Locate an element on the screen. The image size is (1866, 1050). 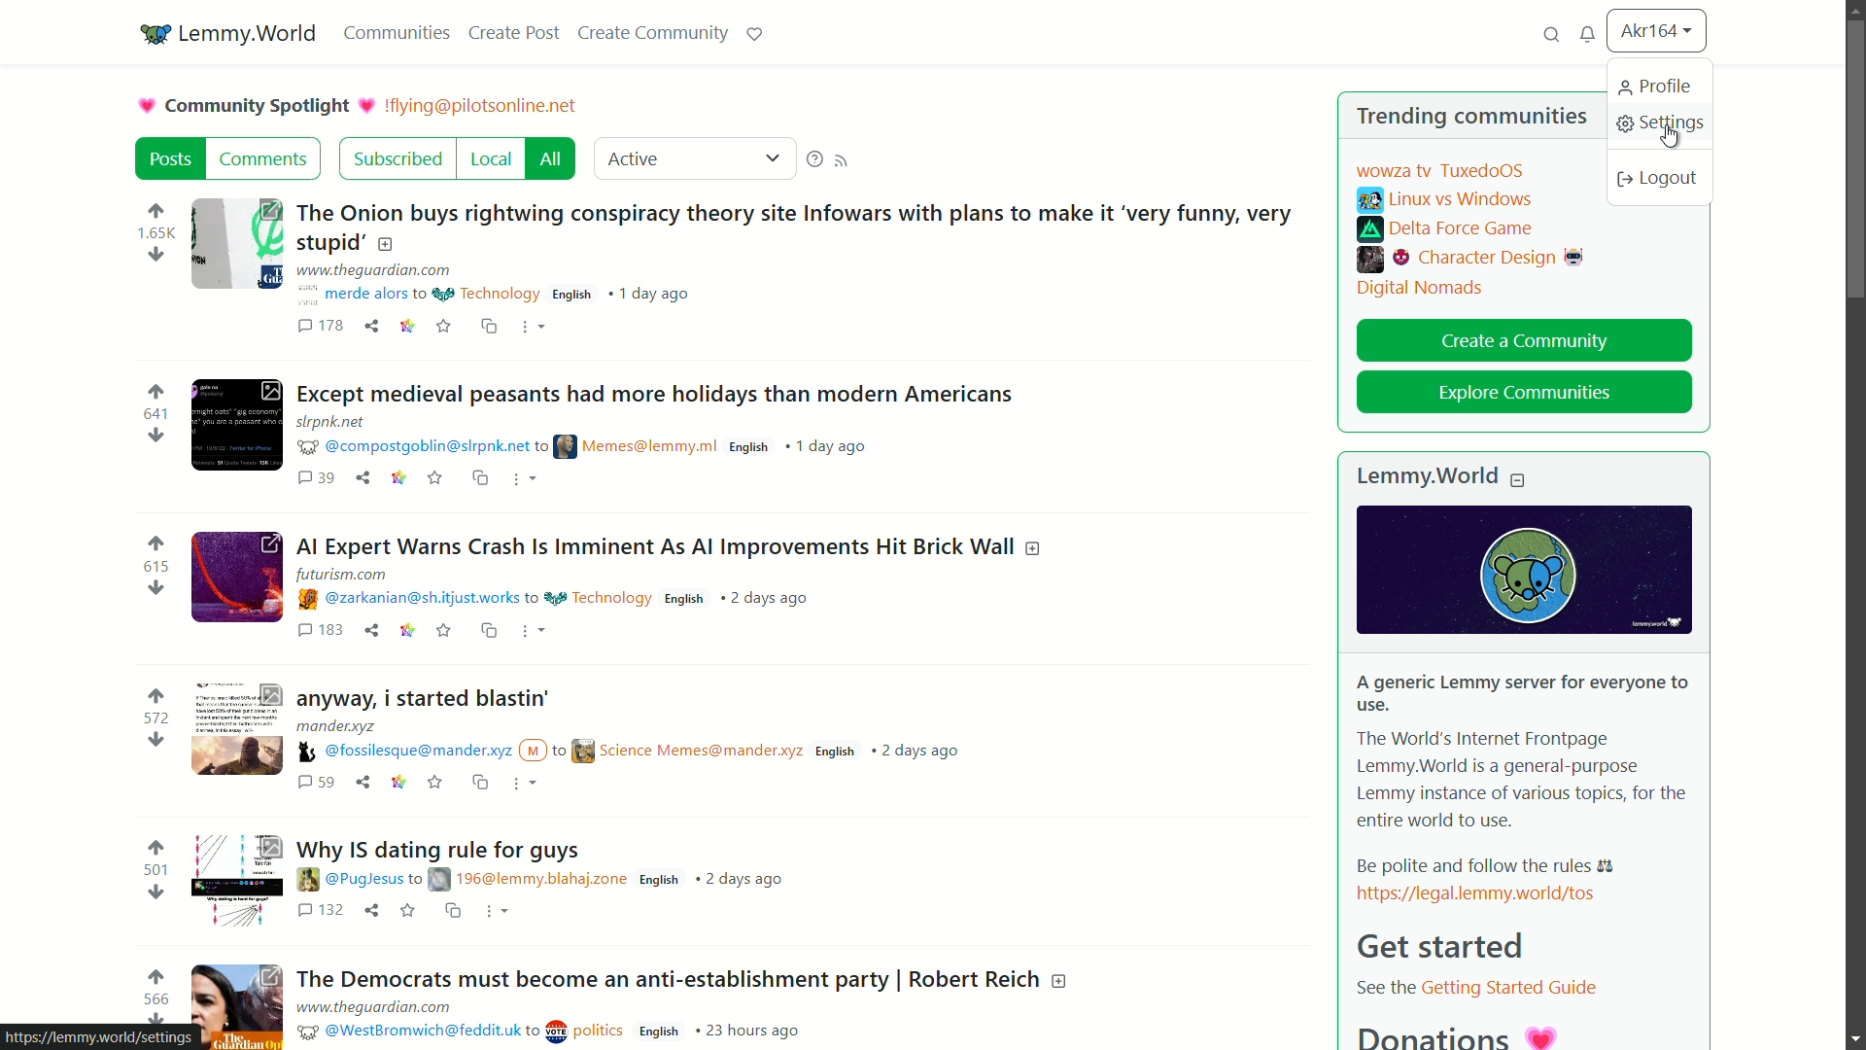
share is located at coordinates (372, 629).